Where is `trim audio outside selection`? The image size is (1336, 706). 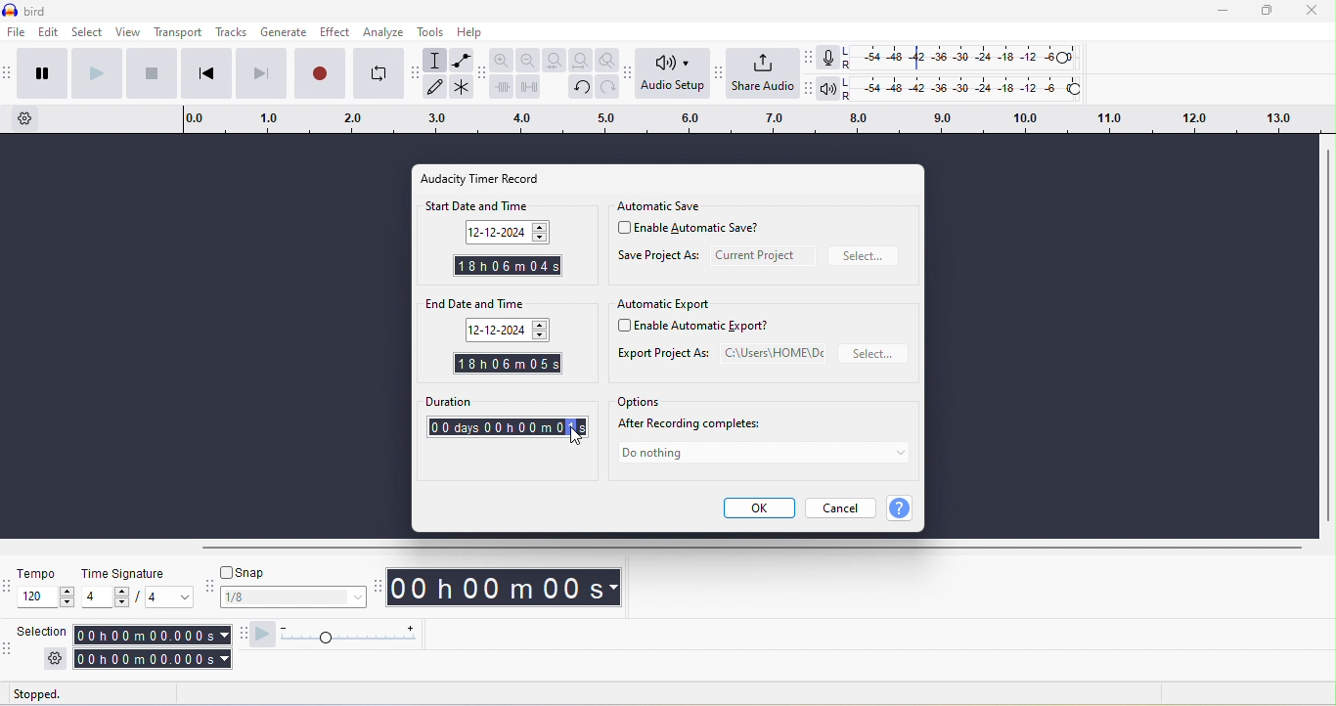 trim audio outside selection is located at coordinates (503, 89).